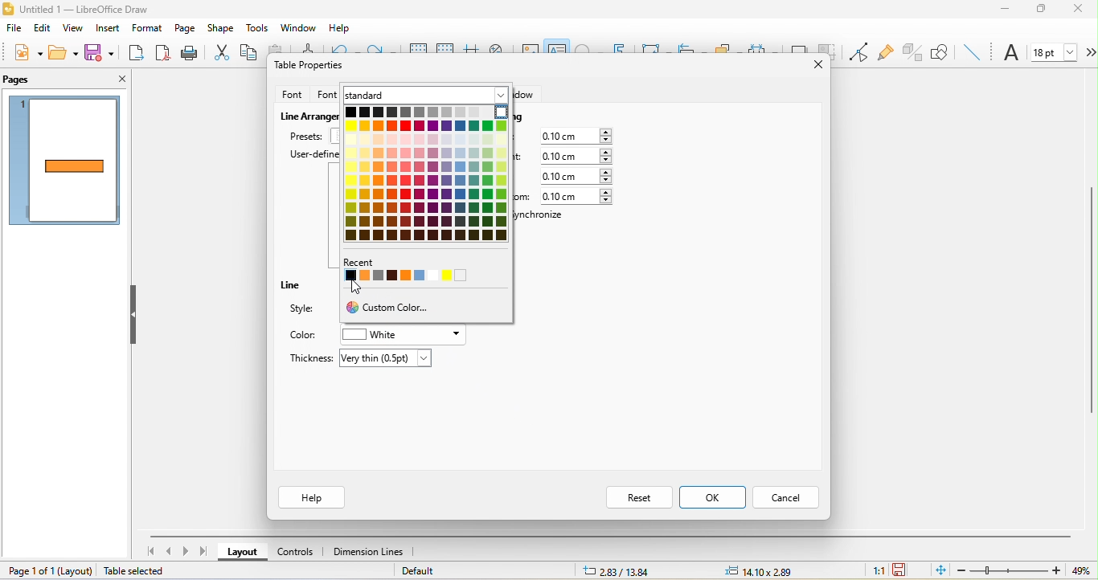  What do you see at coordinates (761, 570) in the screenshot?
I see `14.10x2.89` at bounding box center [761, 570].